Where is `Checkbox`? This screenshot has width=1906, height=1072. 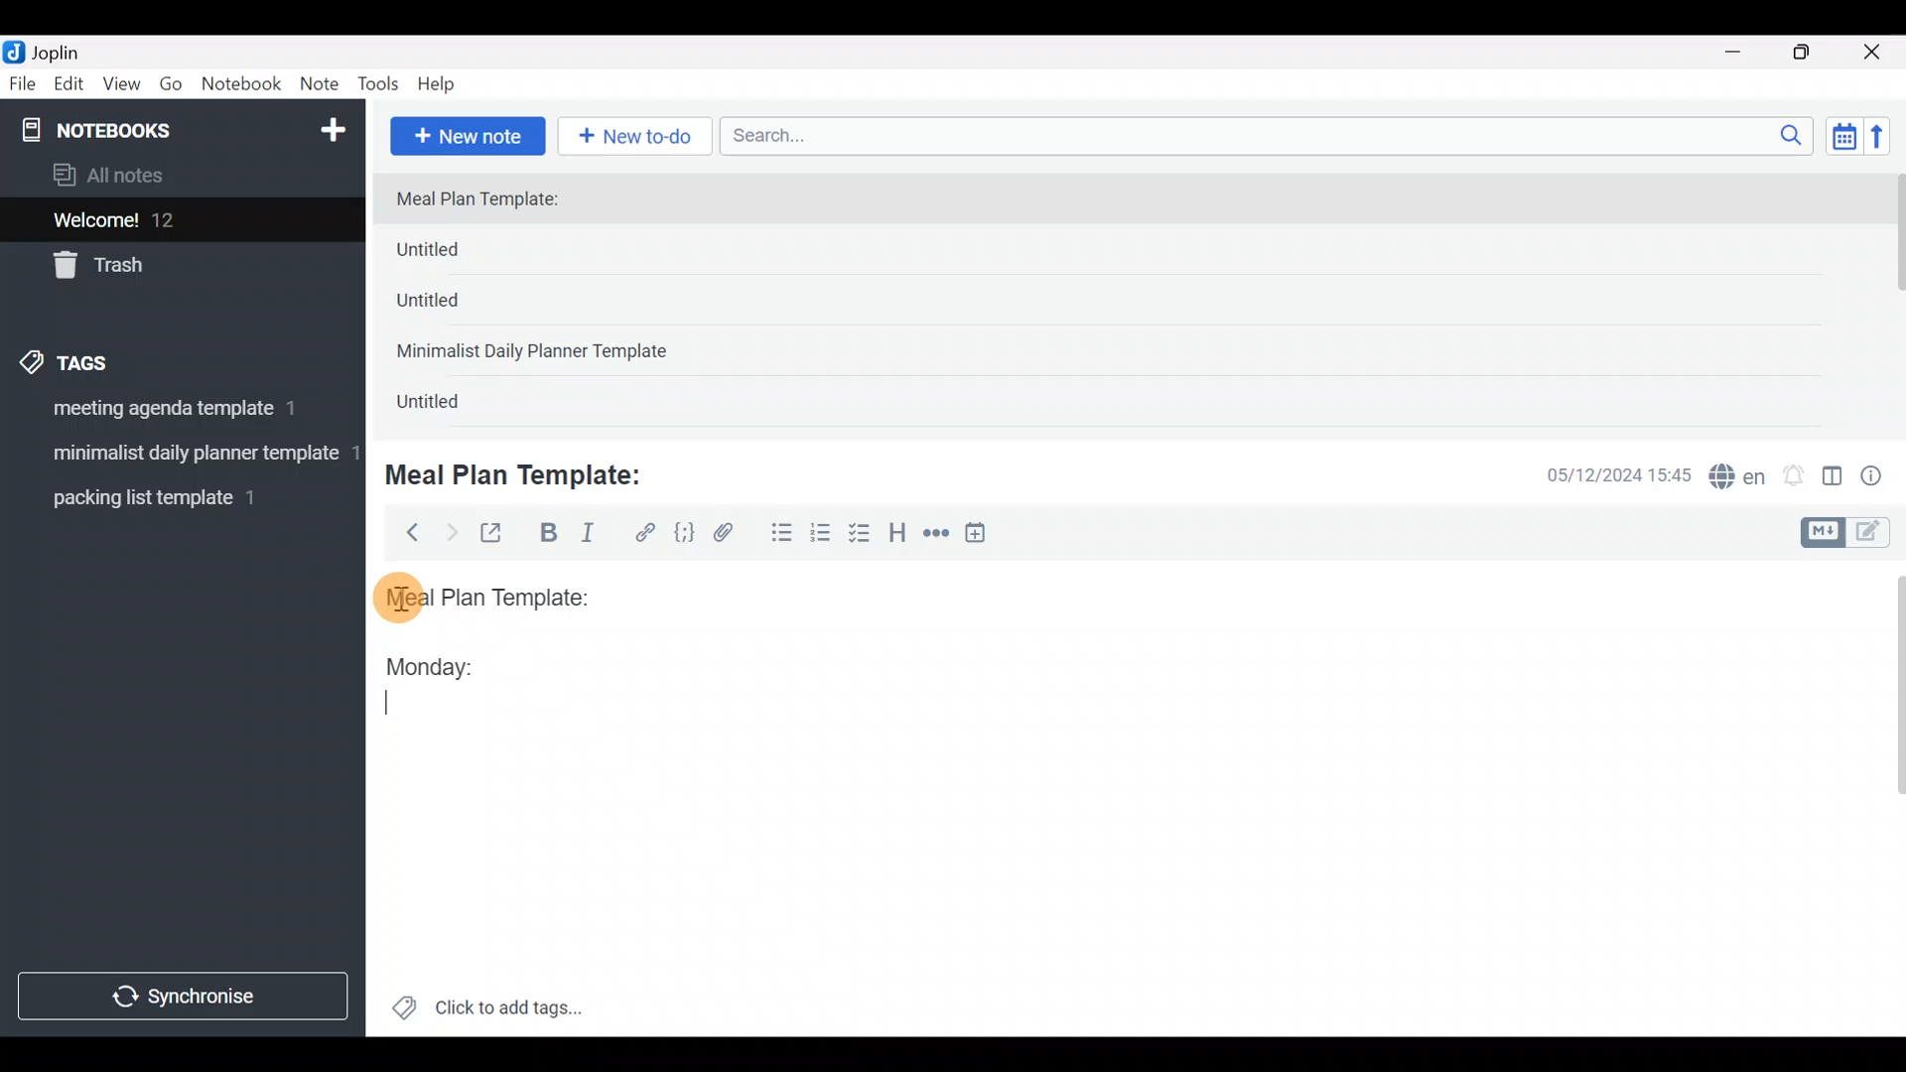 Checkbox is located at coordinates (862, 535).